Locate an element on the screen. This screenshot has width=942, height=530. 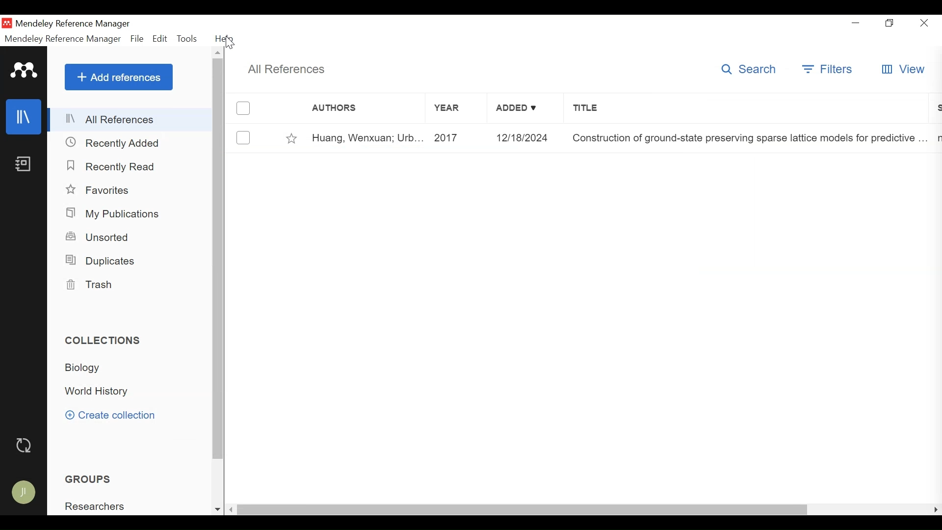
My Publications is located at coordinates (111, 213).